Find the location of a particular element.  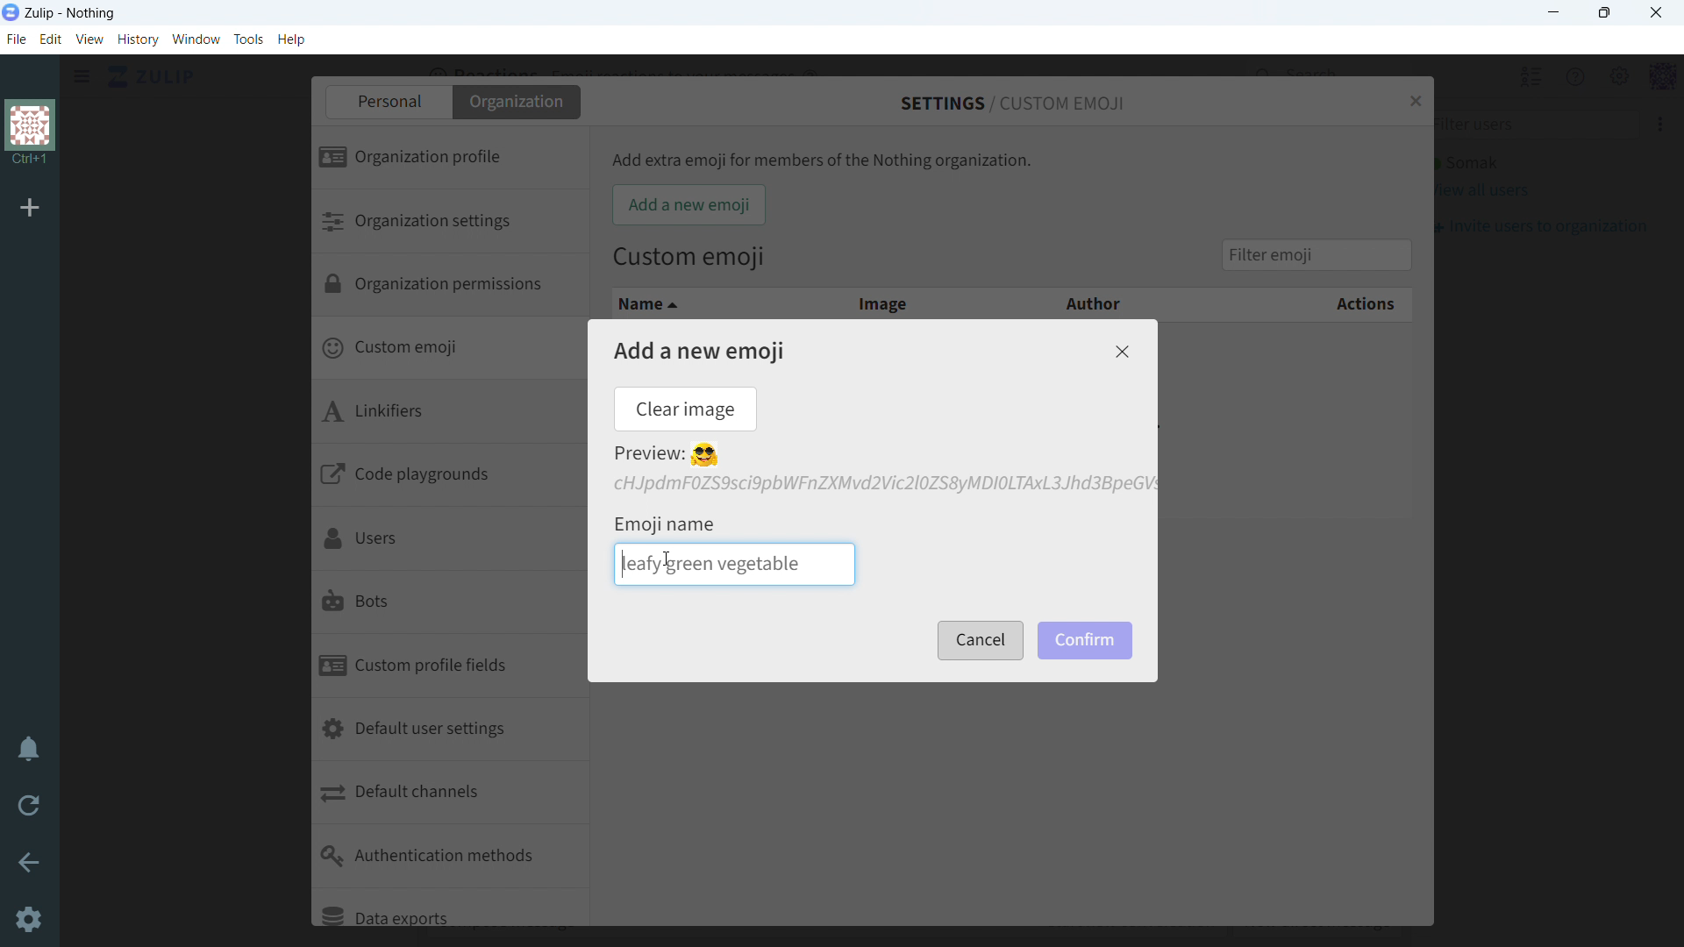

edit is located at coordinates (51, 40).